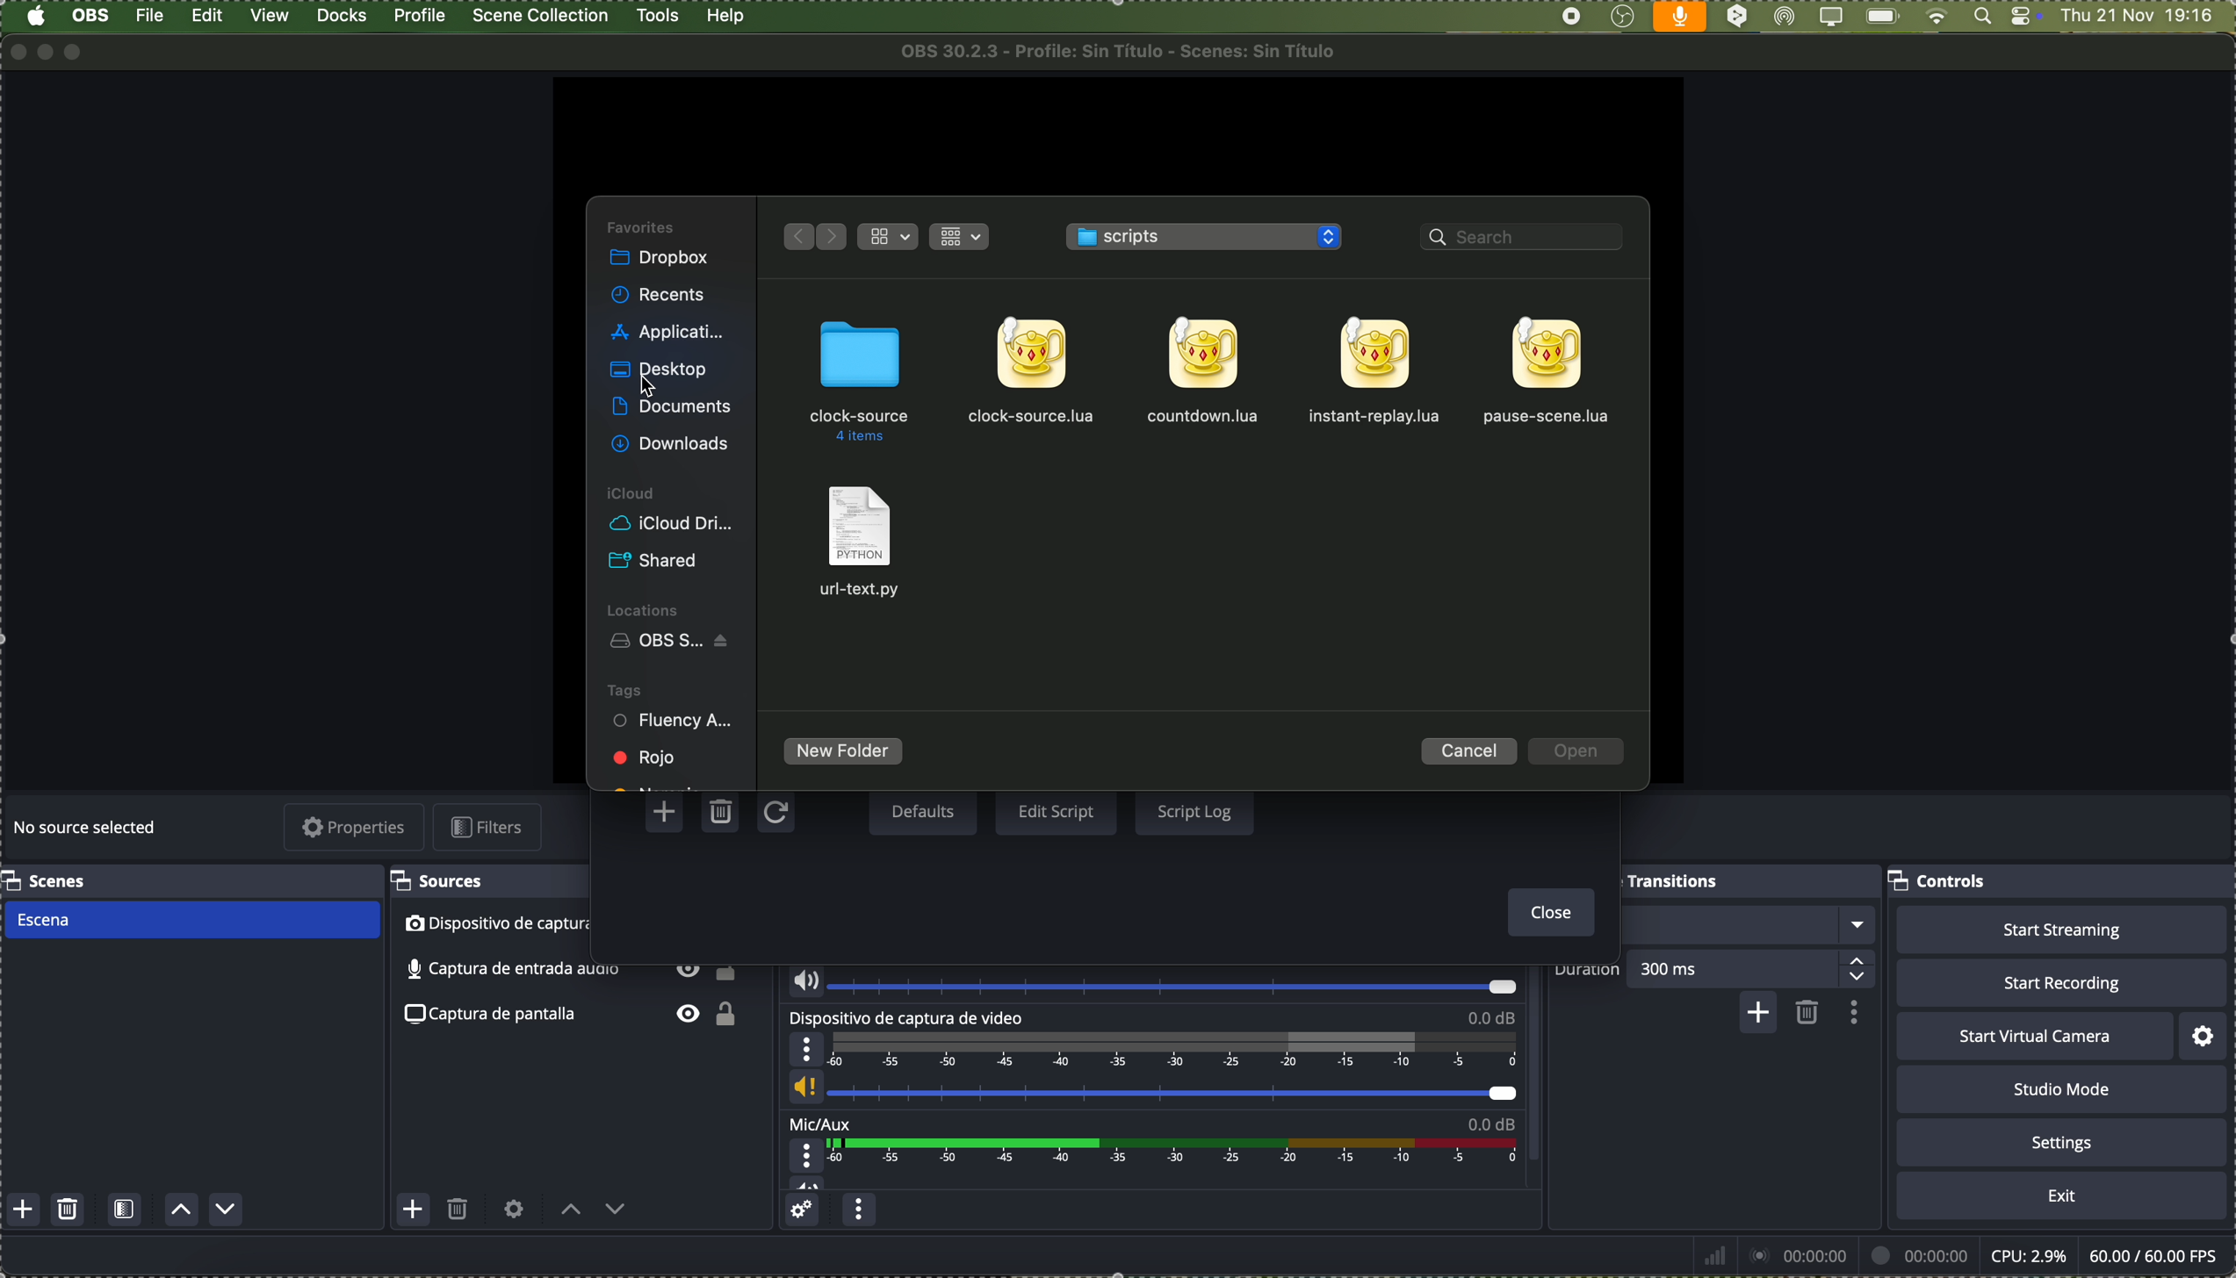 The image size is (2236, 1278). I want to click on sources, so click(444, 881).